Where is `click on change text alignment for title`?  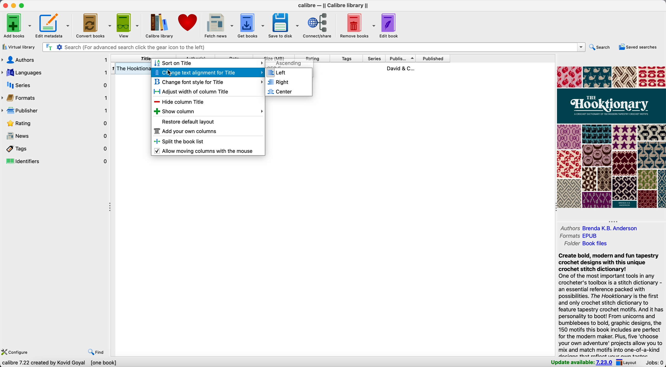
click on change text alignment for title is located at coordinates (208, 73).